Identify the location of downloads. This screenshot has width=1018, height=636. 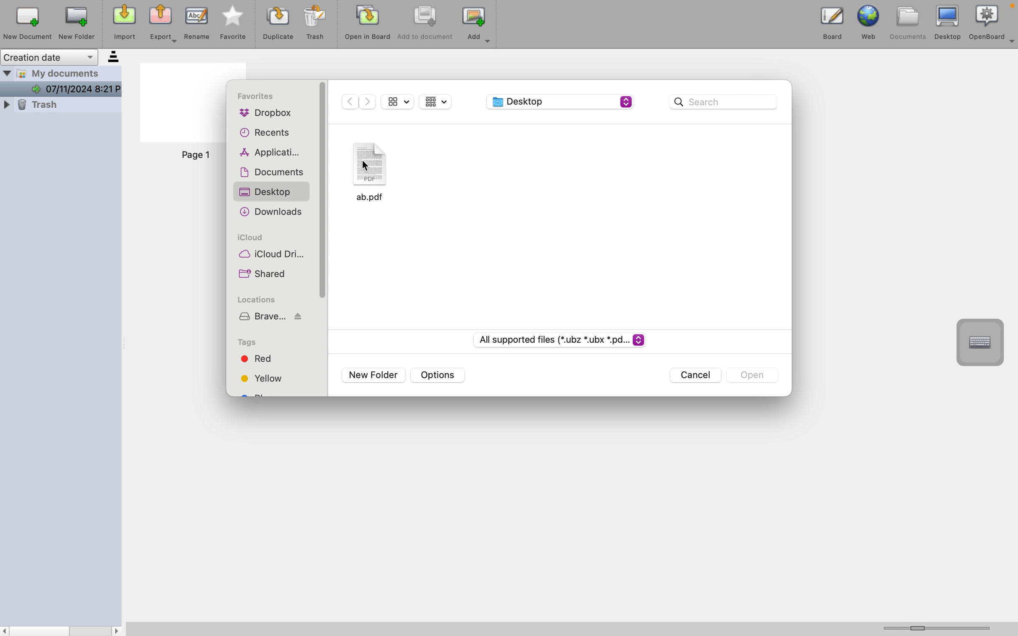
(270, 212).